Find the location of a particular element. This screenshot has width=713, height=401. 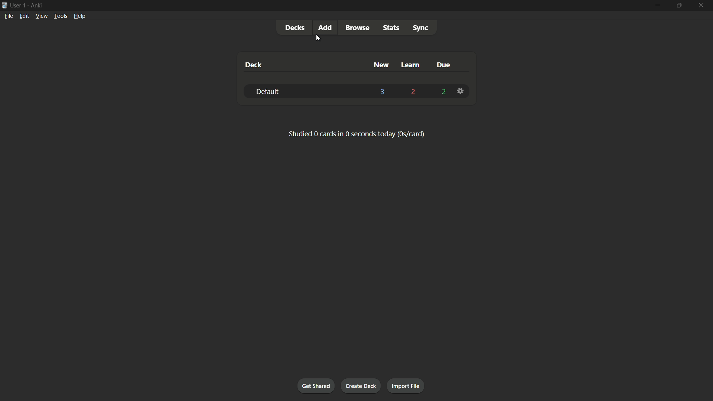

cursor is located at coordinates (318, 39).